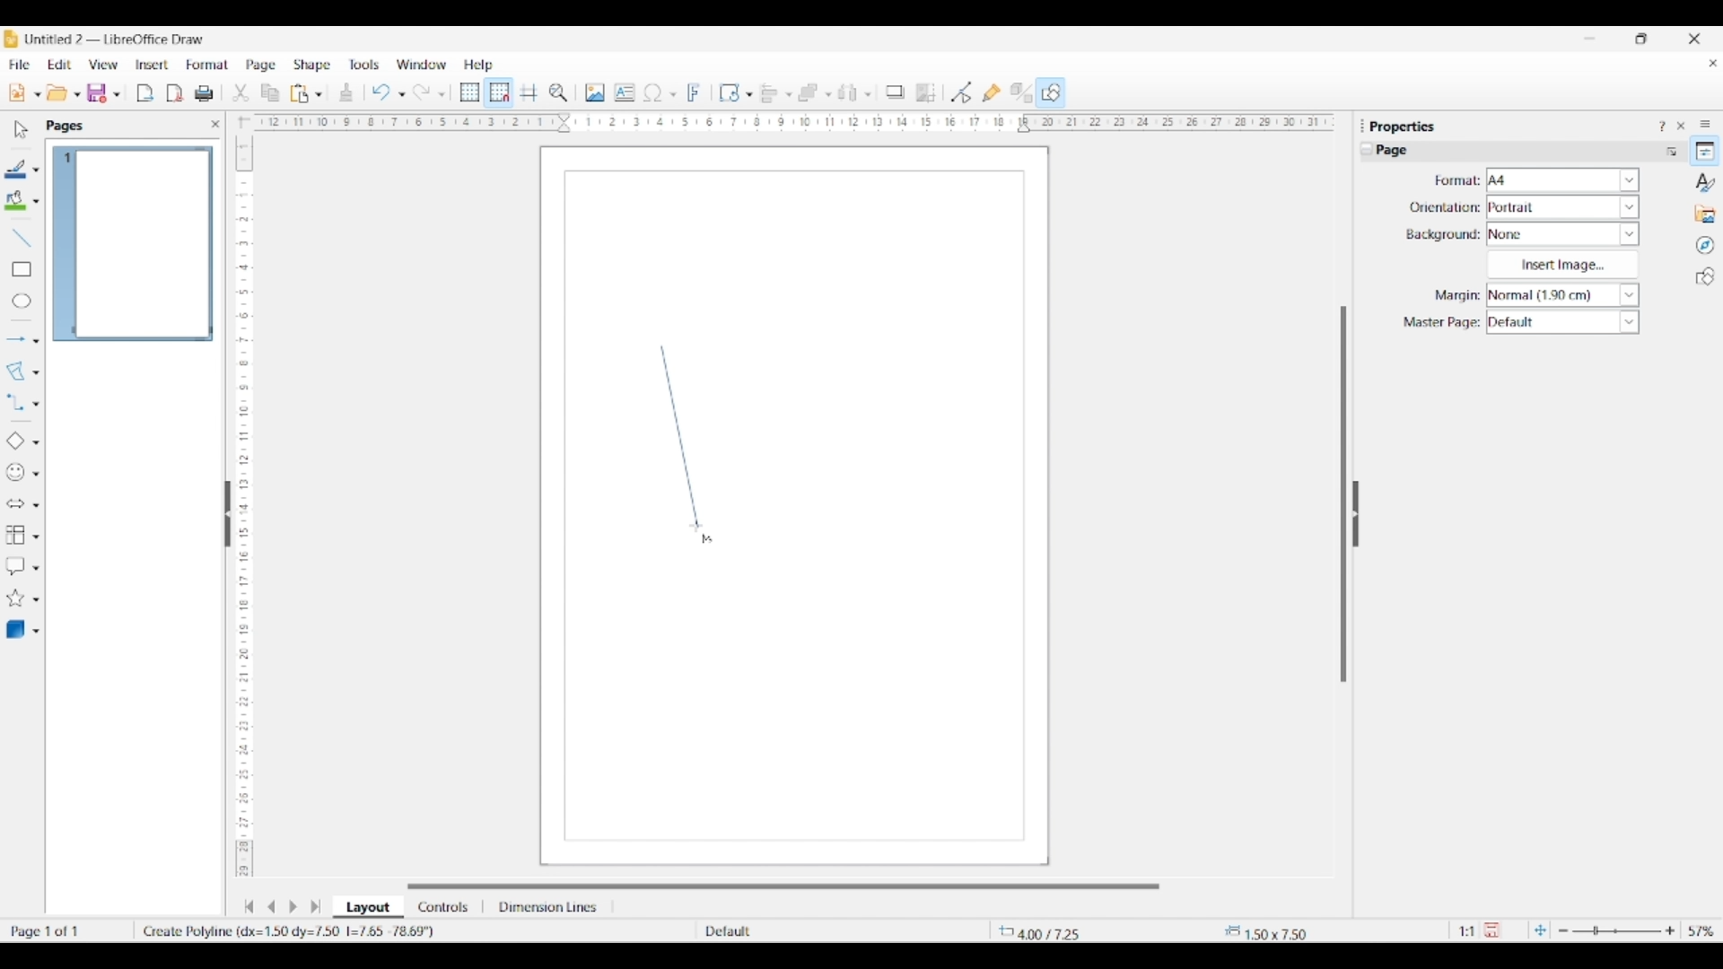 This screenshot has width=1723, height=969. Describe the element at coordinates (38, 94) in the screenshot. I see `New document format options` at that location.